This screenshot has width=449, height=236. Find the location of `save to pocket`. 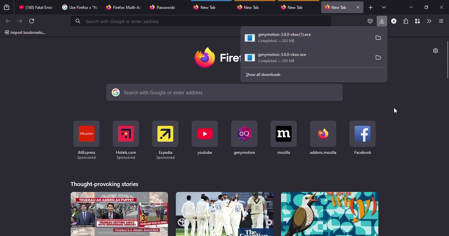

save to pocket is located at coordinates (370, 21).